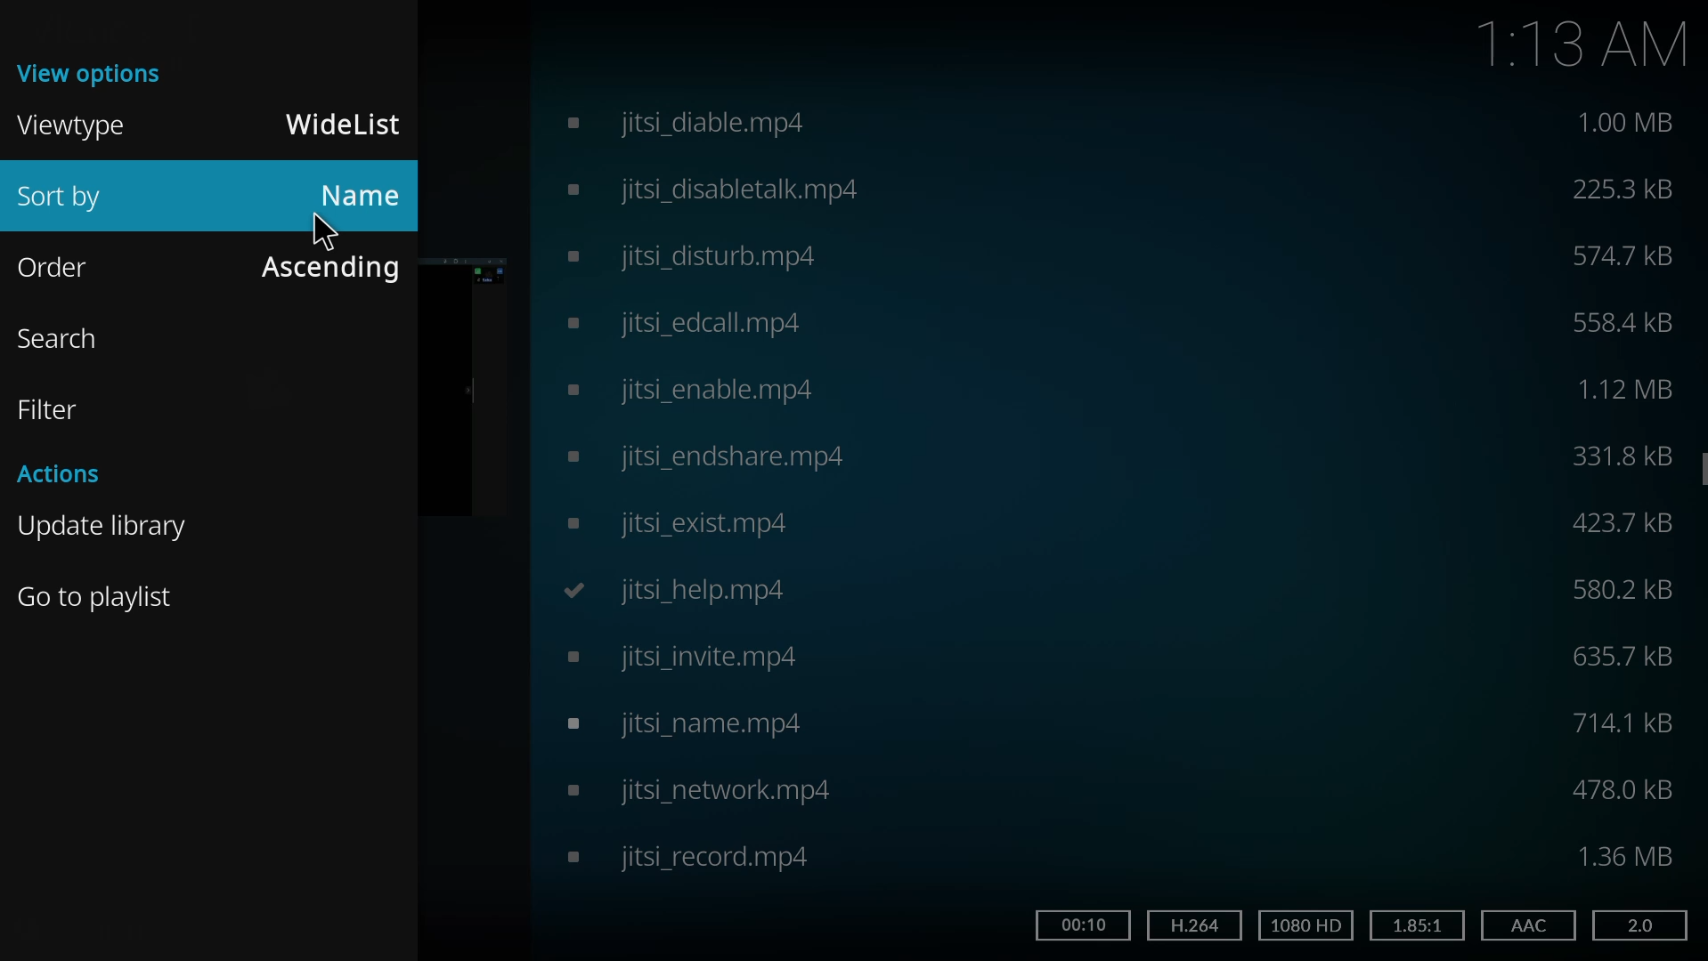  What do you see at coordinates (53, 407) in the screenshot?
I see `filter` at bounding box center [53, 407].